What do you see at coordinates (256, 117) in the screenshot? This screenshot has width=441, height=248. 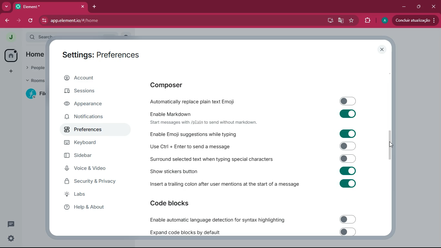 I see `Enable Markdown
Start messages with /plain to send without markdown.` at bounding box center [256, 117].